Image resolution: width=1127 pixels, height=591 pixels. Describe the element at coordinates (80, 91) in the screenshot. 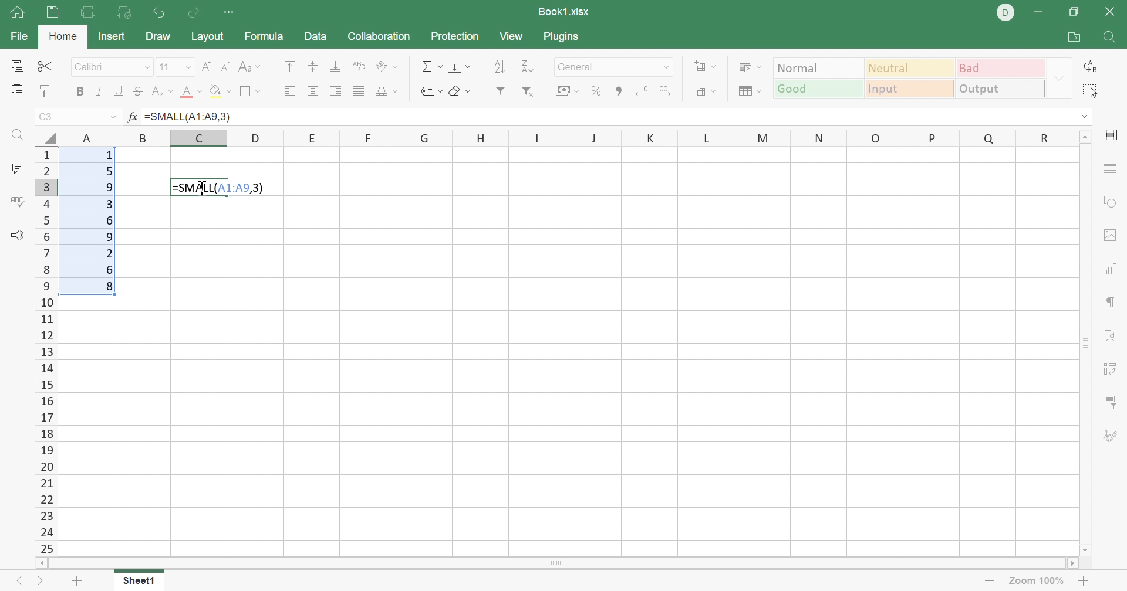

I see `Bold` at that location.